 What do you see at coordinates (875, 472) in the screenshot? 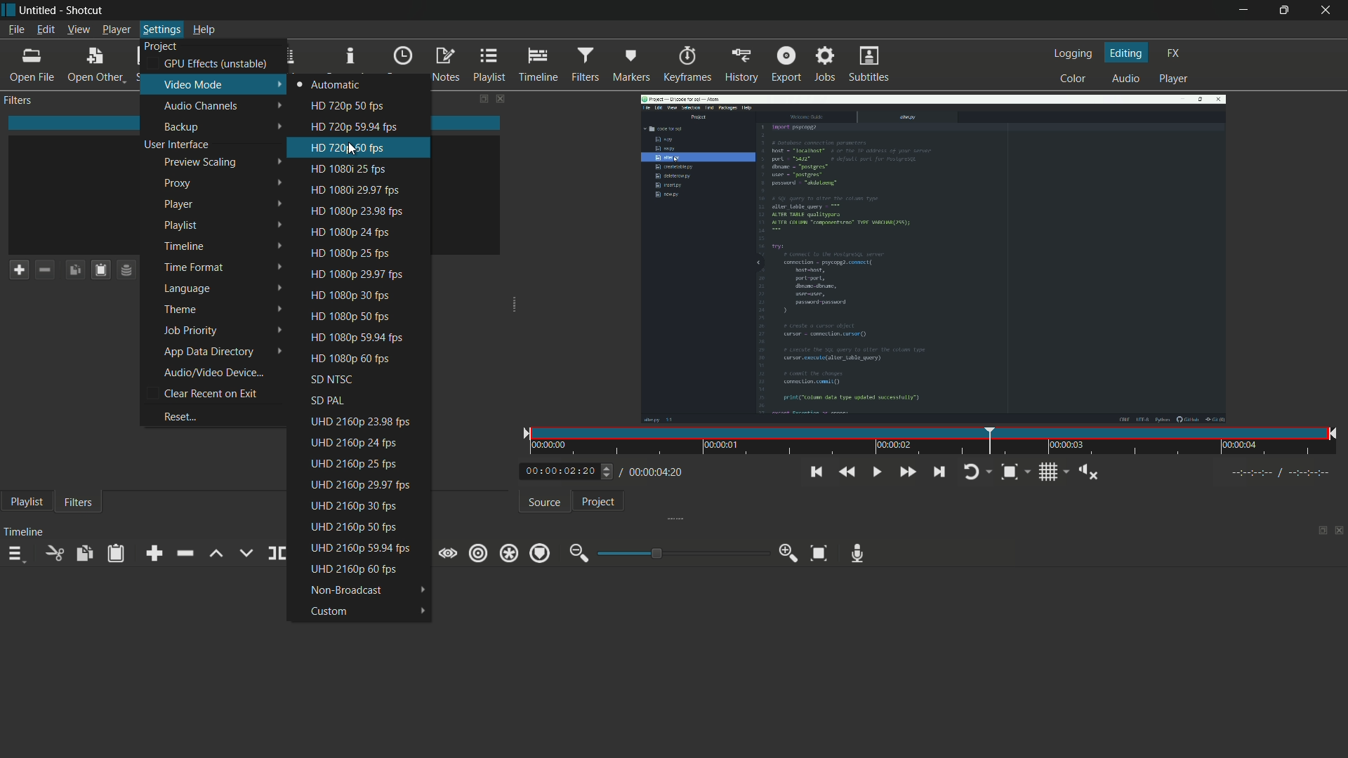
I see `toggle play or pause` at bounding box center [875, 472].